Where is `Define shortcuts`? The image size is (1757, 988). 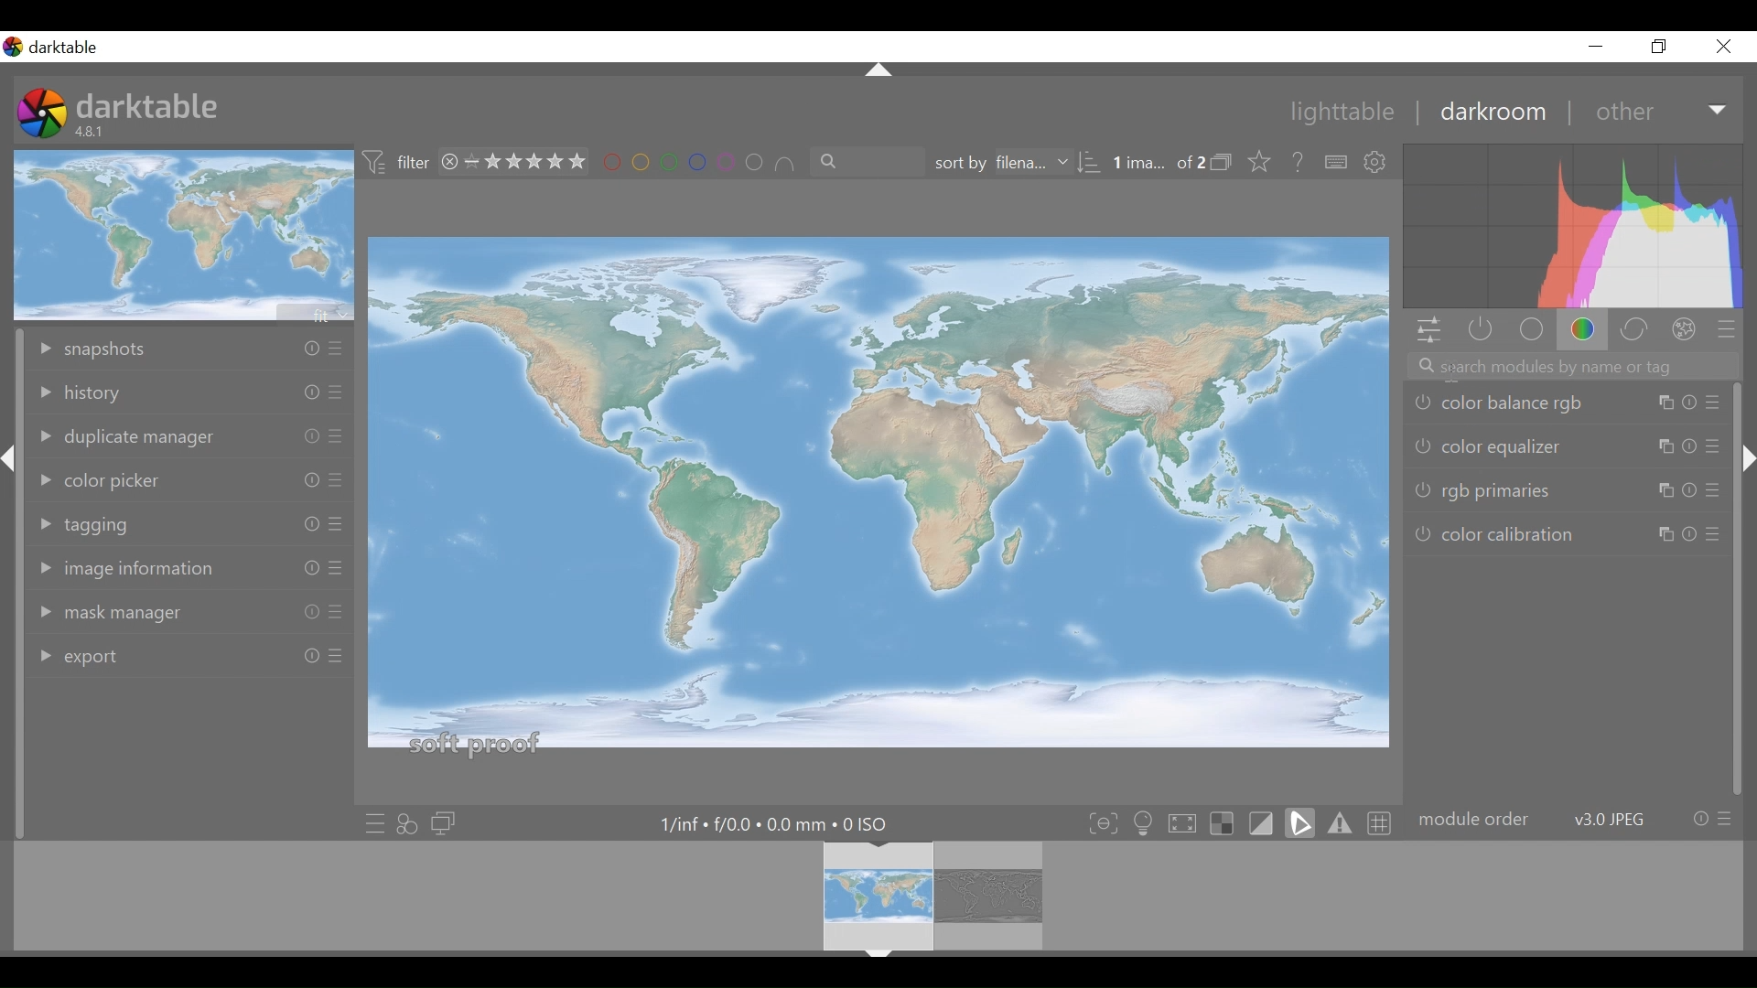 Define shortcuts is located at coordinates (1336, 163).